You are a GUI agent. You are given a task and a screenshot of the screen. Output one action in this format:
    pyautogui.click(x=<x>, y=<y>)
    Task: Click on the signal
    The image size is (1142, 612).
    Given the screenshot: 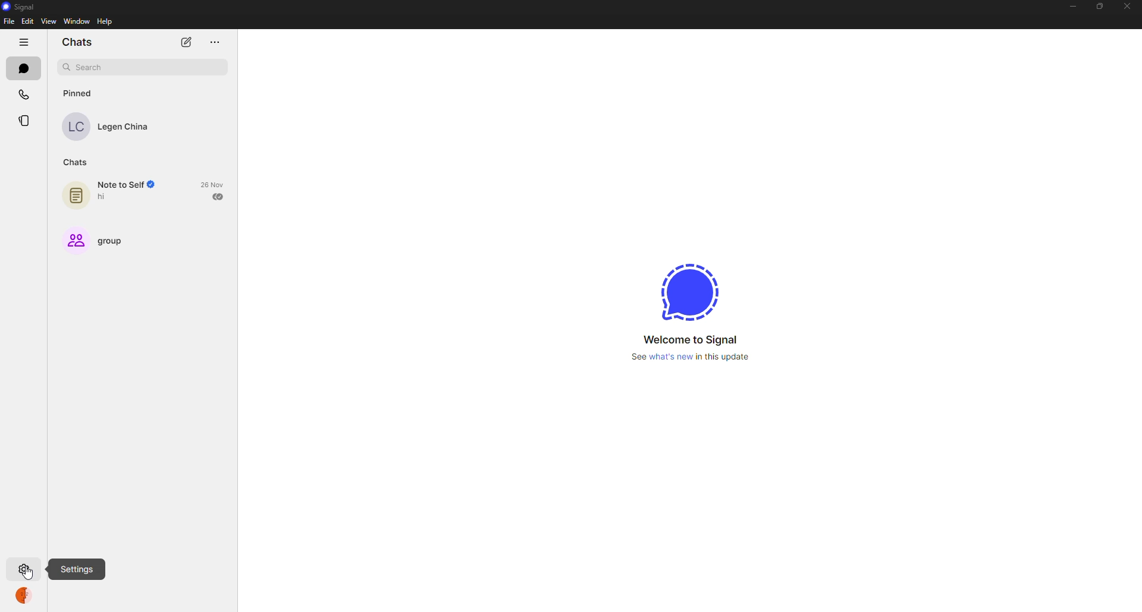 What is the action you would take?
    pyautogui.click(x=21, y=7)
    